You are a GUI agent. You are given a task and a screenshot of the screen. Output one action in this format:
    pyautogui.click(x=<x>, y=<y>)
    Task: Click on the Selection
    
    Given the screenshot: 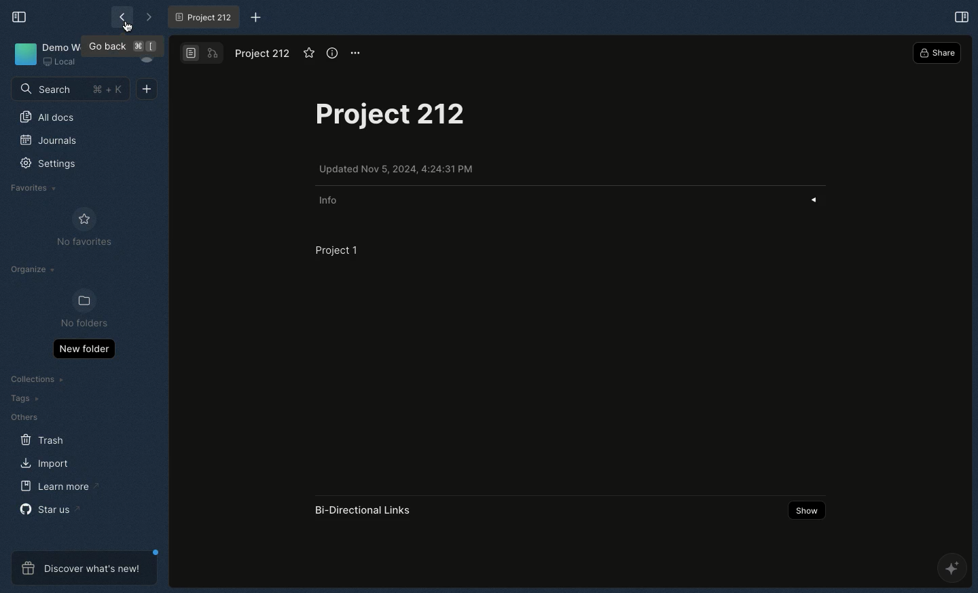 What is the action you would take?
    pyautogui.click(x=961, y=17)
    